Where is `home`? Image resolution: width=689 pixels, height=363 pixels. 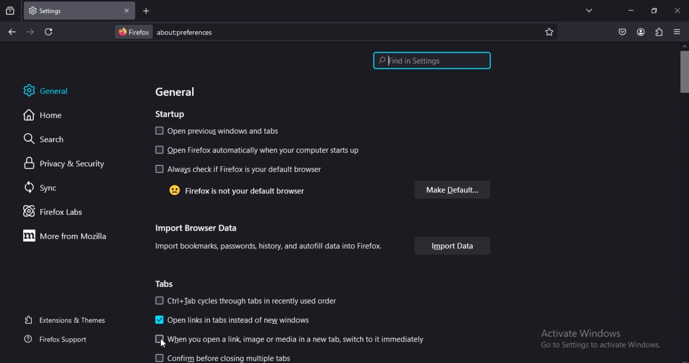
home is located at coordinates (46, 117).